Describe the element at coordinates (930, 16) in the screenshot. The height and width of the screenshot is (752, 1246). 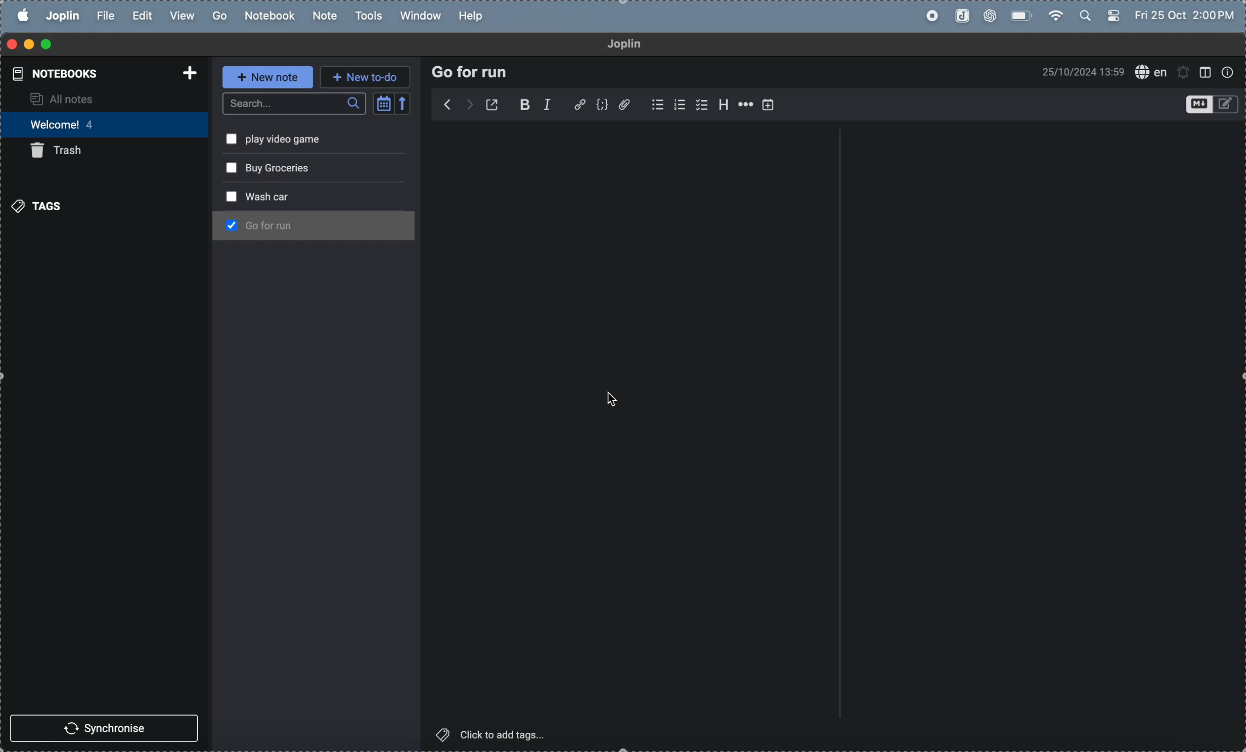
I see `record` at that location.